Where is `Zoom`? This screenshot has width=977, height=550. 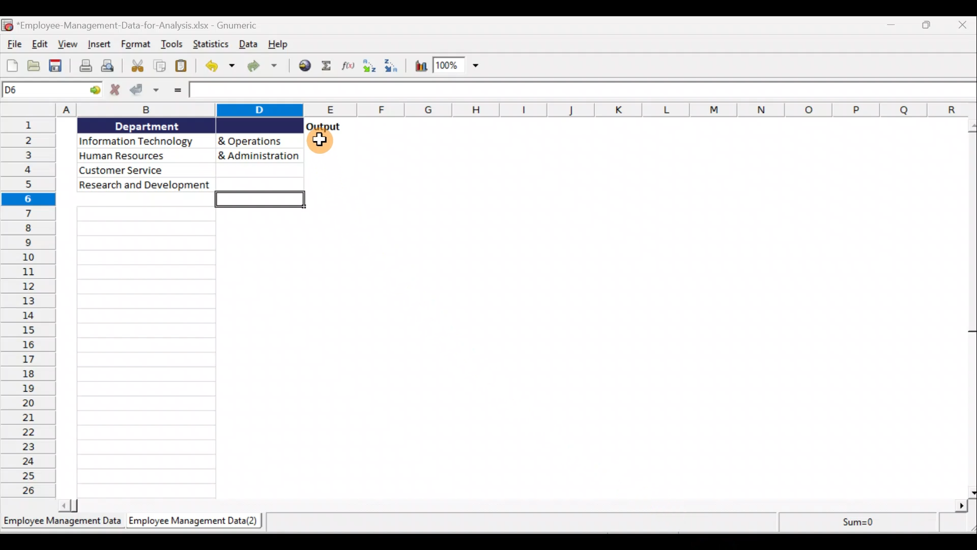
Zoom is located at coordinates (456, 66).